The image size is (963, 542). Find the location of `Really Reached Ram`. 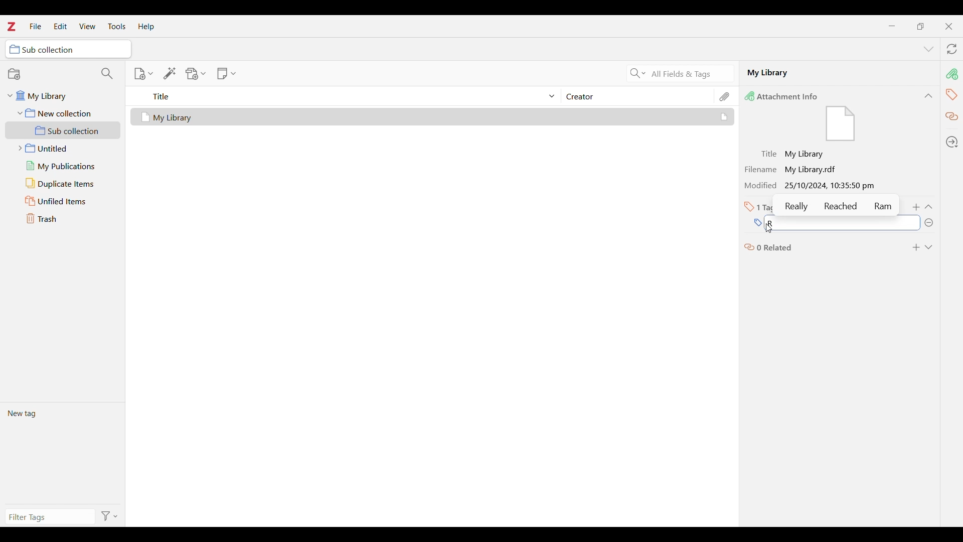

Really Reached Ram is located at coordinates (839, 206).